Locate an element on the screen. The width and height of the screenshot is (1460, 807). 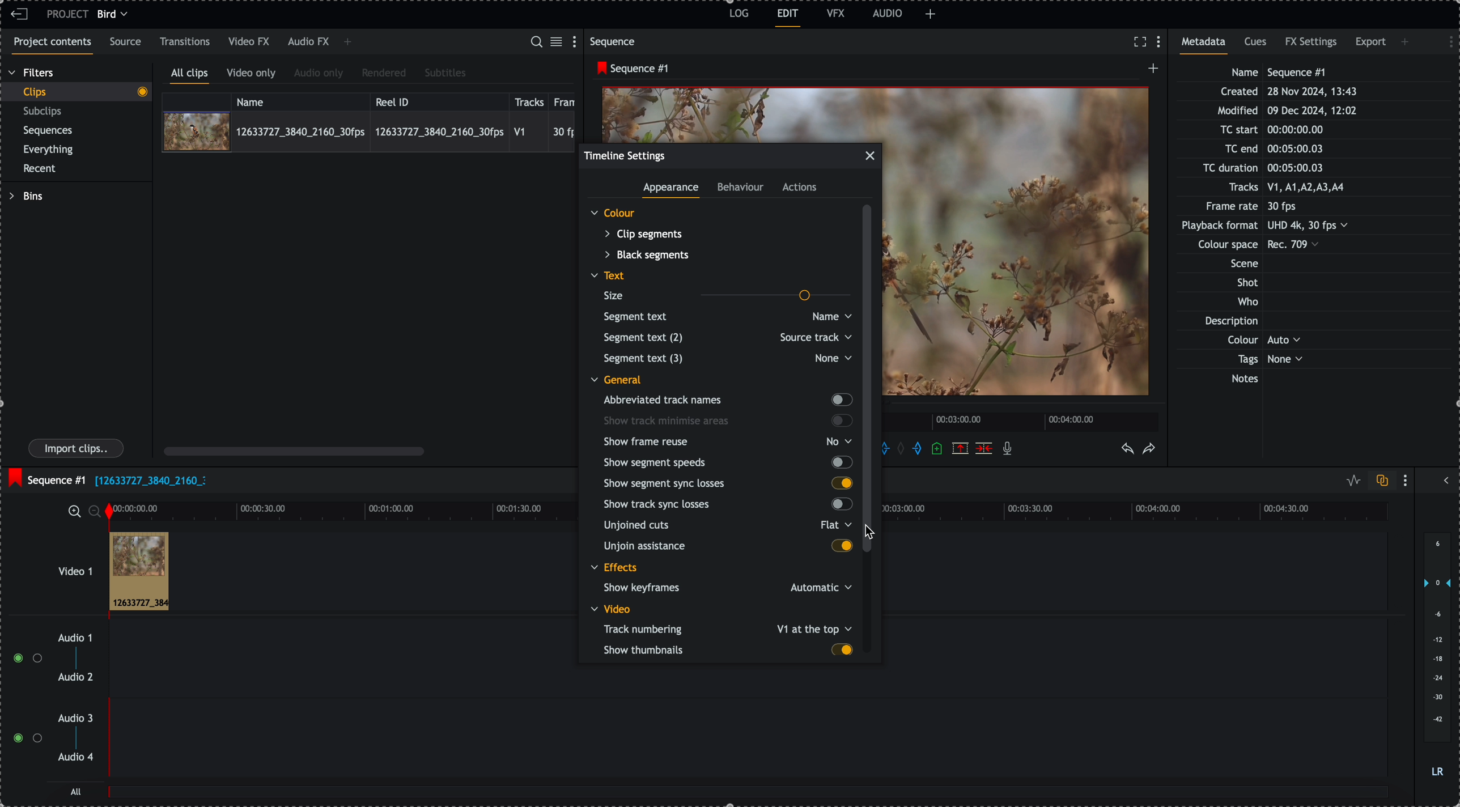
timeline is located at coordinates (1145, 512).